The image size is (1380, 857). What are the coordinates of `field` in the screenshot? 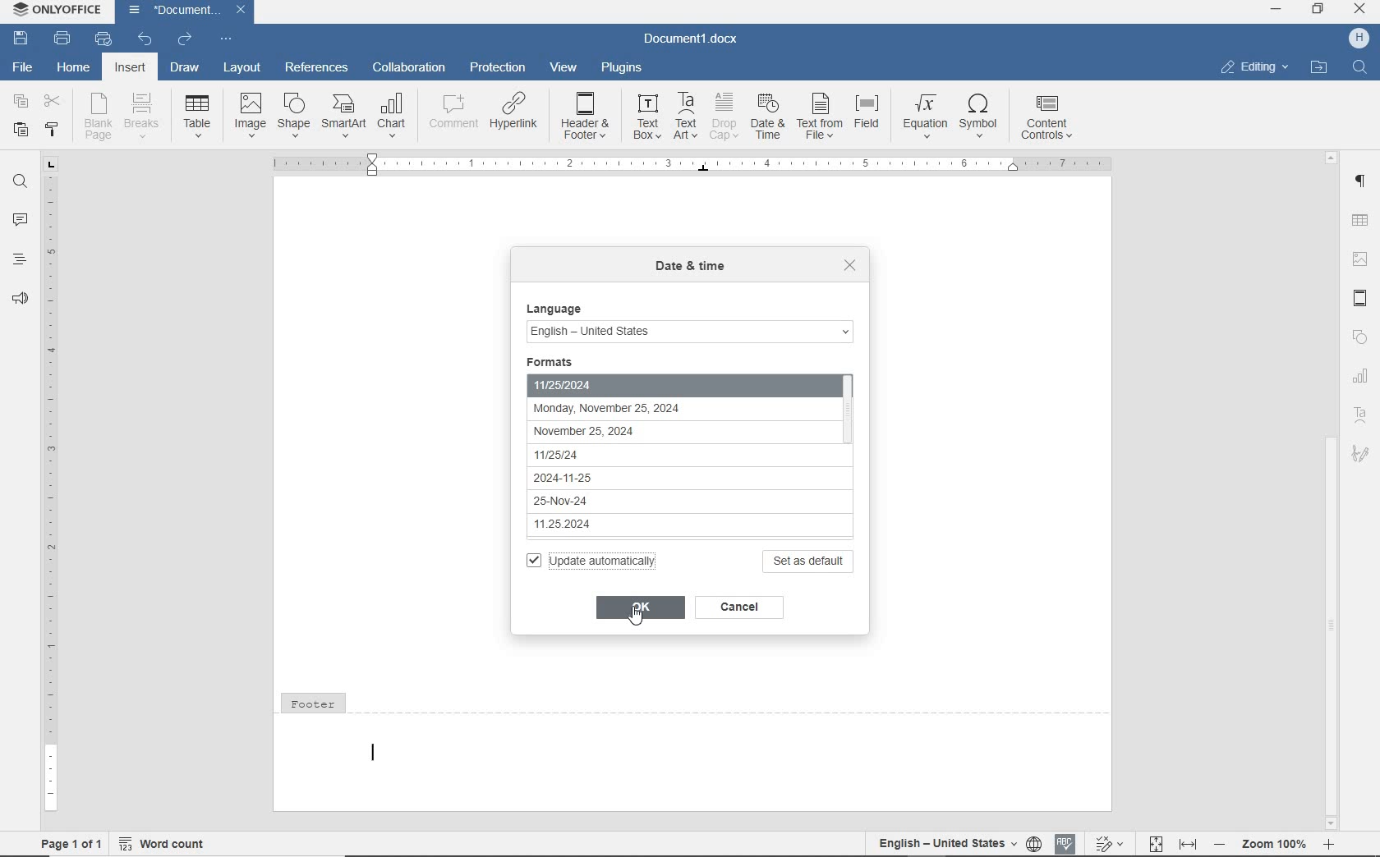 It's located at (870, 117).